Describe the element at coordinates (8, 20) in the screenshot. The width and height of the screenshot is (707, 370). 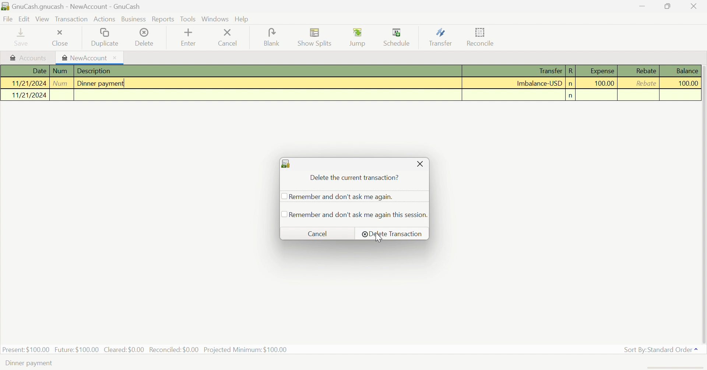
I see `File` at that location.